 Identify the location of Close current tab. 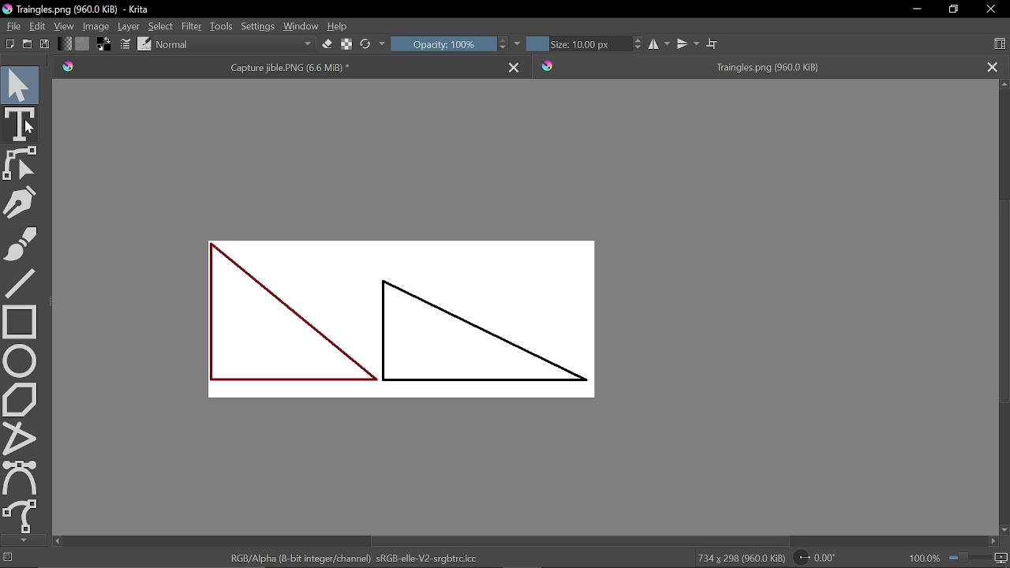
(516, 65).